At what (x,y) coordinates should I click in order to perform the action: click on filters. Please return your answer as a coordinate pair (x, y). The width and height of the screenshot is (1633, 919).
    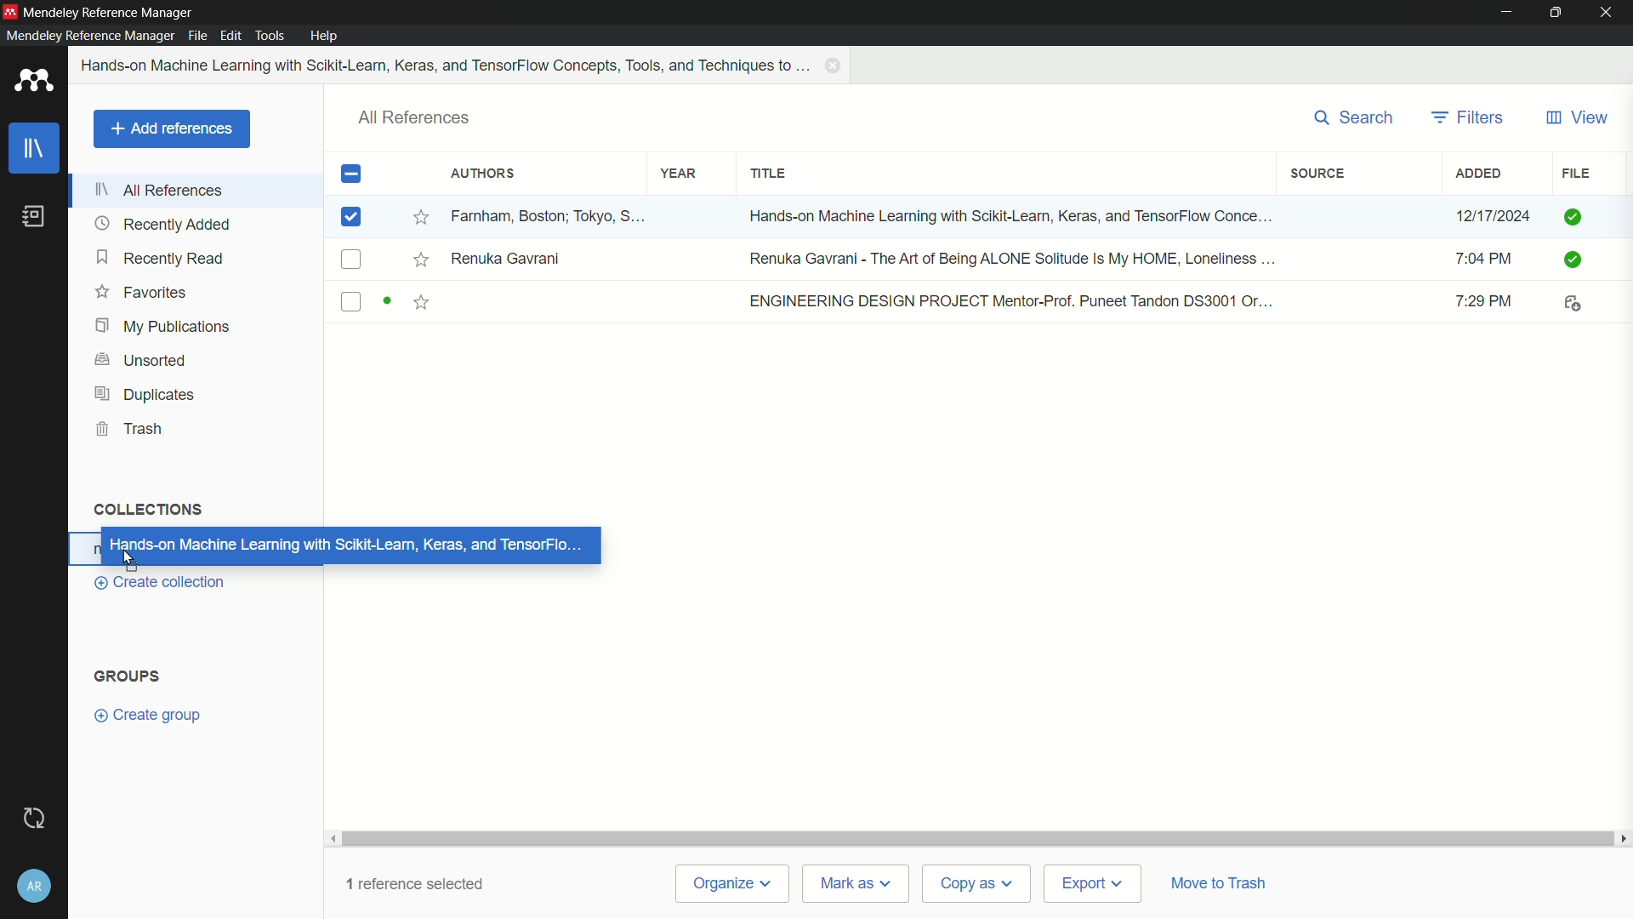
    Looking at the image, I should click on (1467, 118).